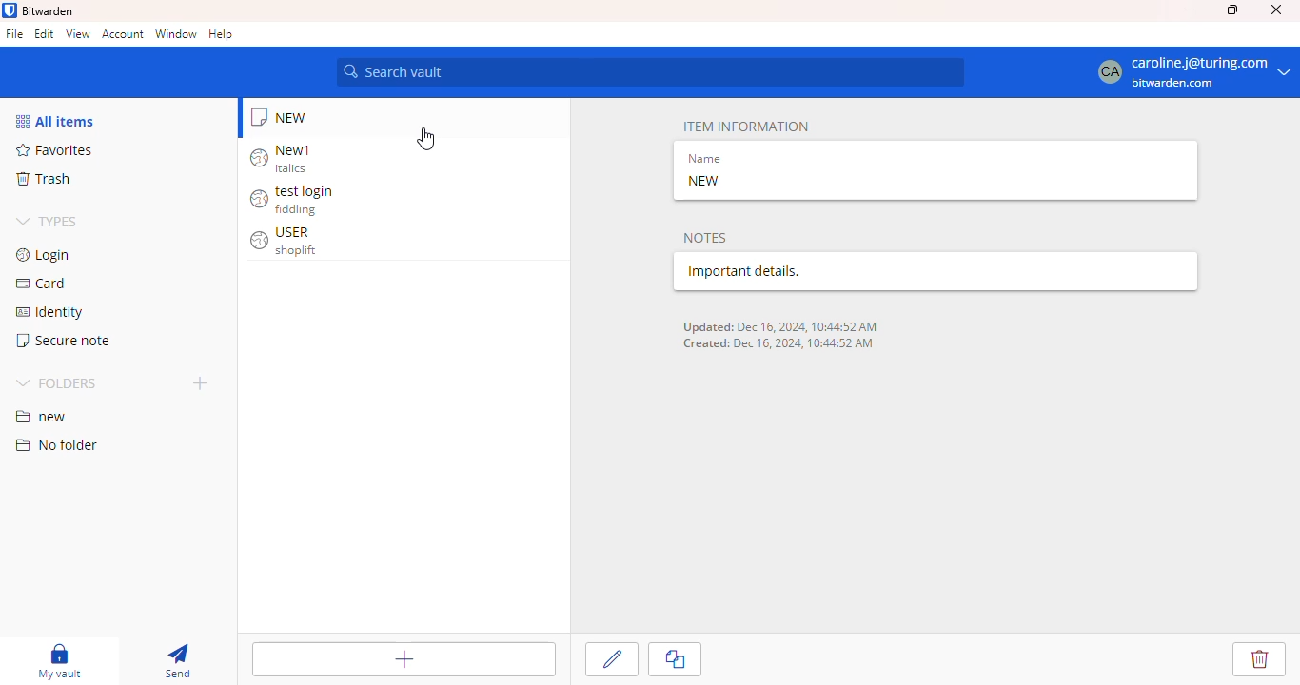  I want to click on types, so click(48, 222).